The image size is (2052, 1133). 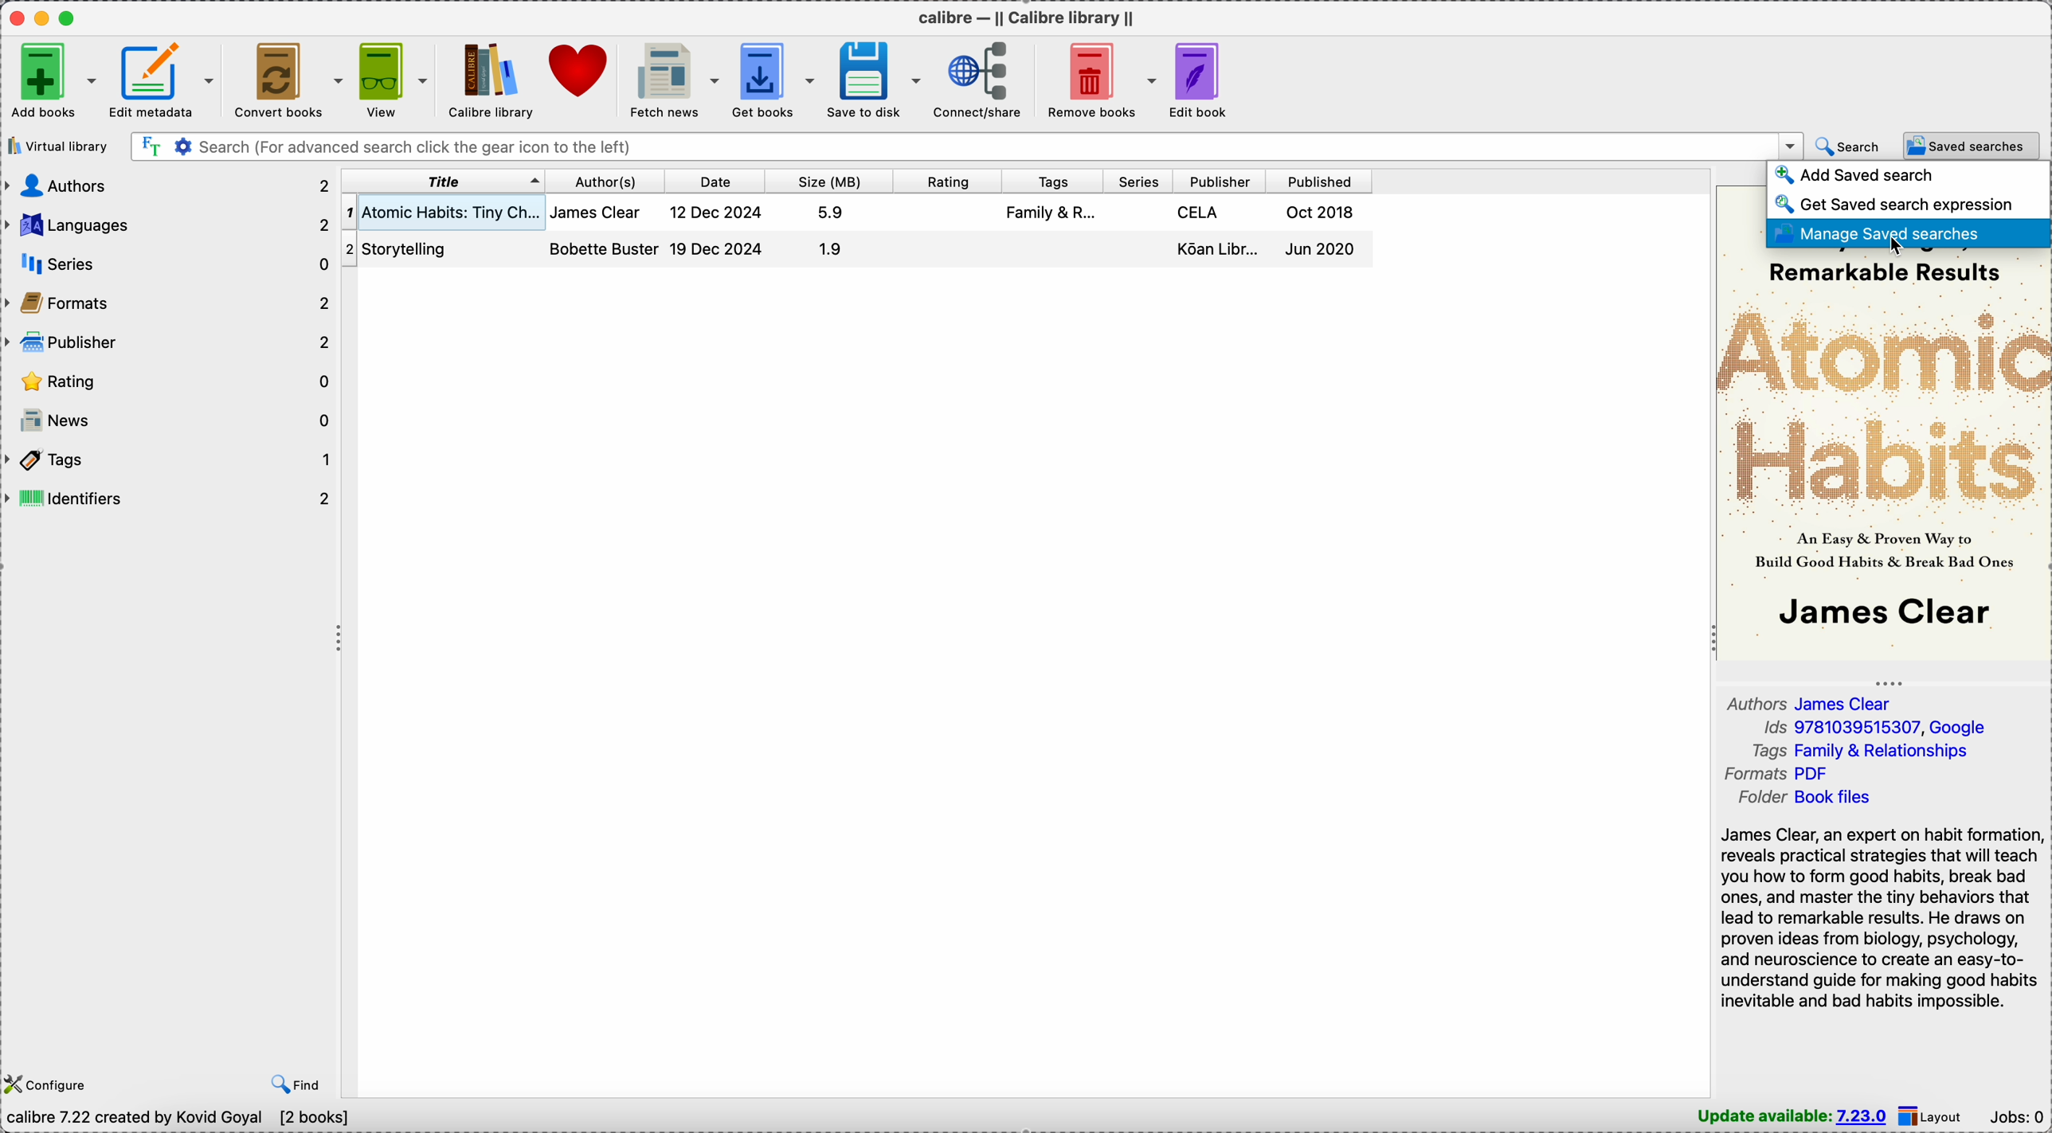 What do you see at coordinates (1892, 682) in the screenshot?
I see `drag handle` at bounding box center [1892, 682].